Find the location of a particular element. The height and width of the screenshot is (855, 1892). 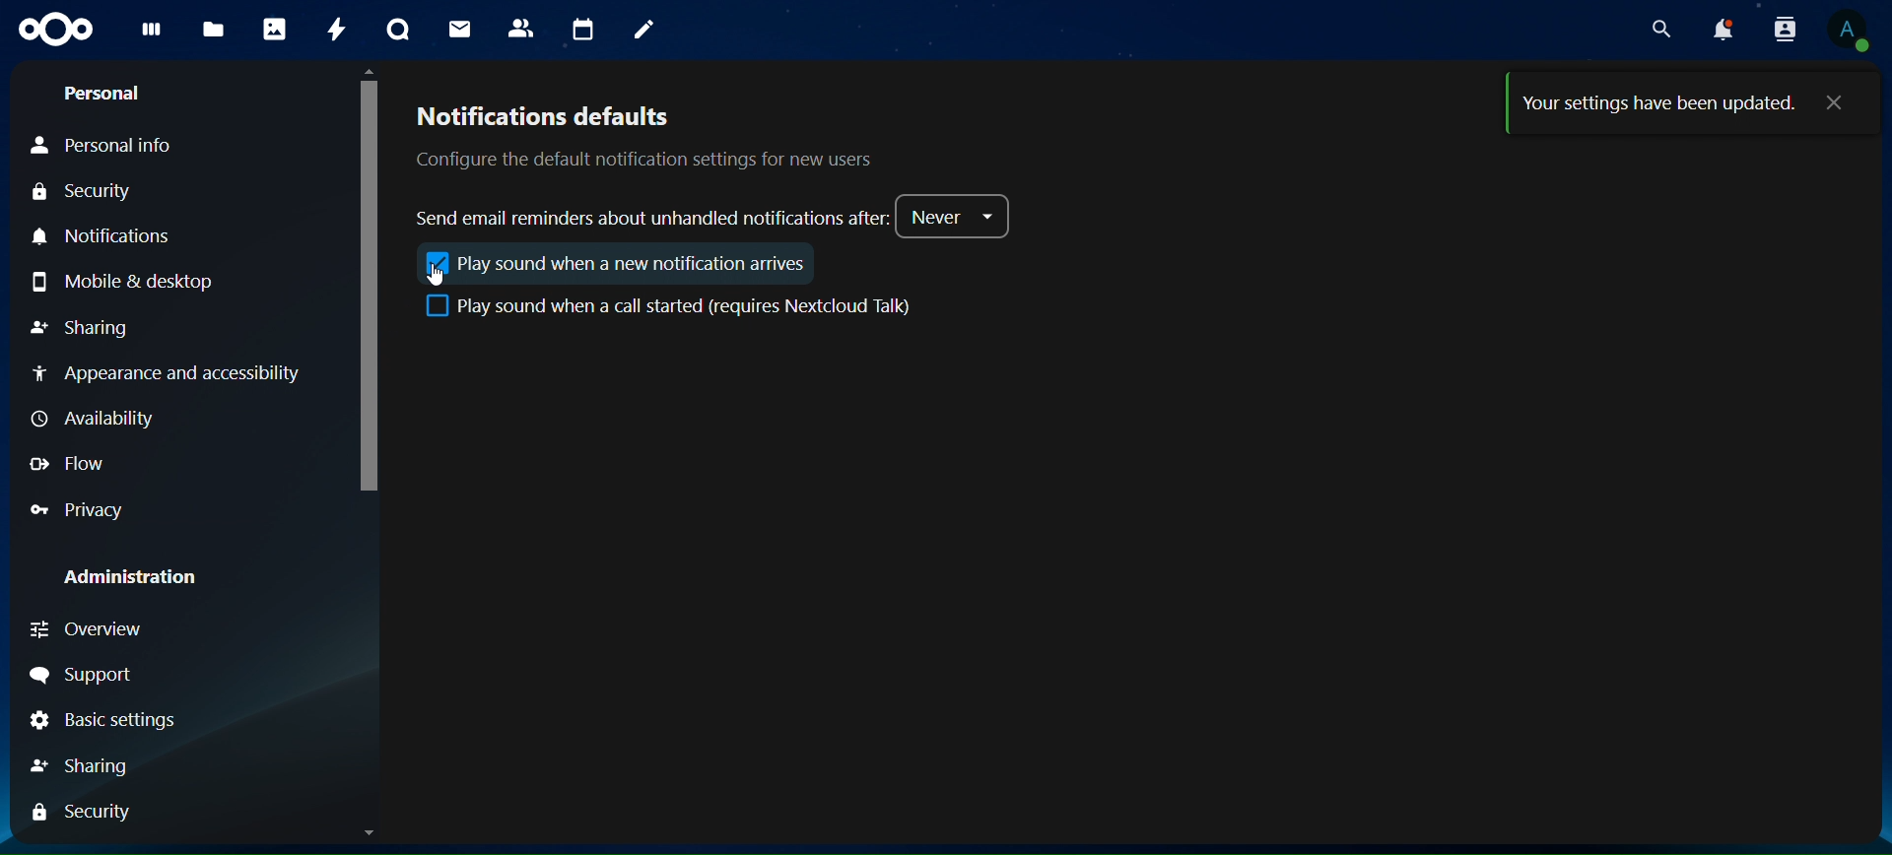

Cursor is located at coordinates (441, 277).